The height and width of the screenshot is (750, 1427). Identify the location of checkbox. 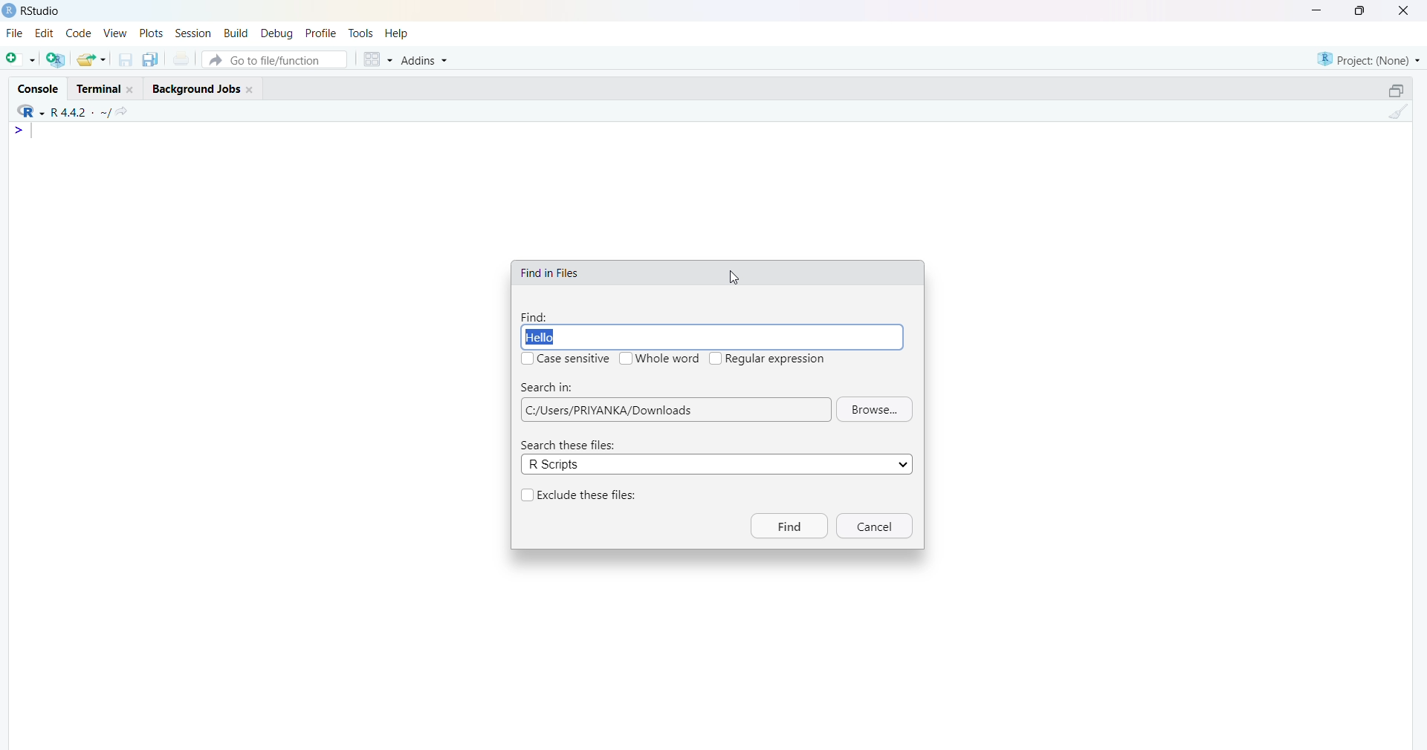
(529, 495).